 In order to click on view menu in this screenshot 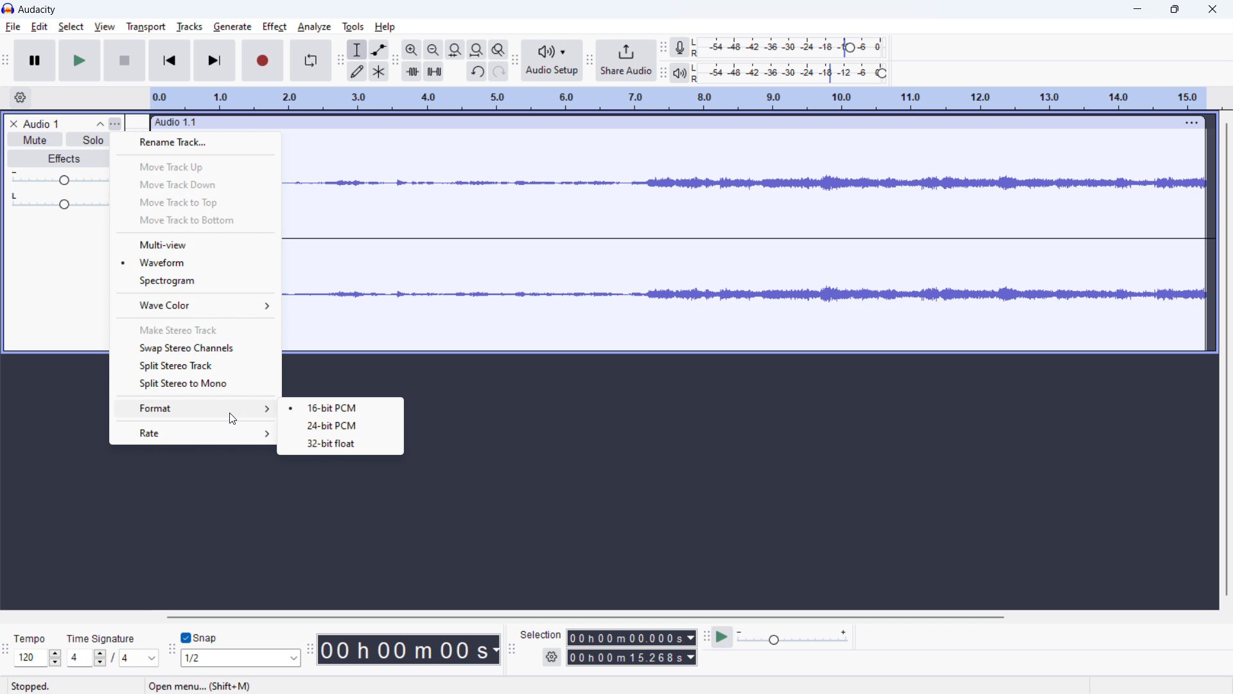, I will do `click(116, 124)`.